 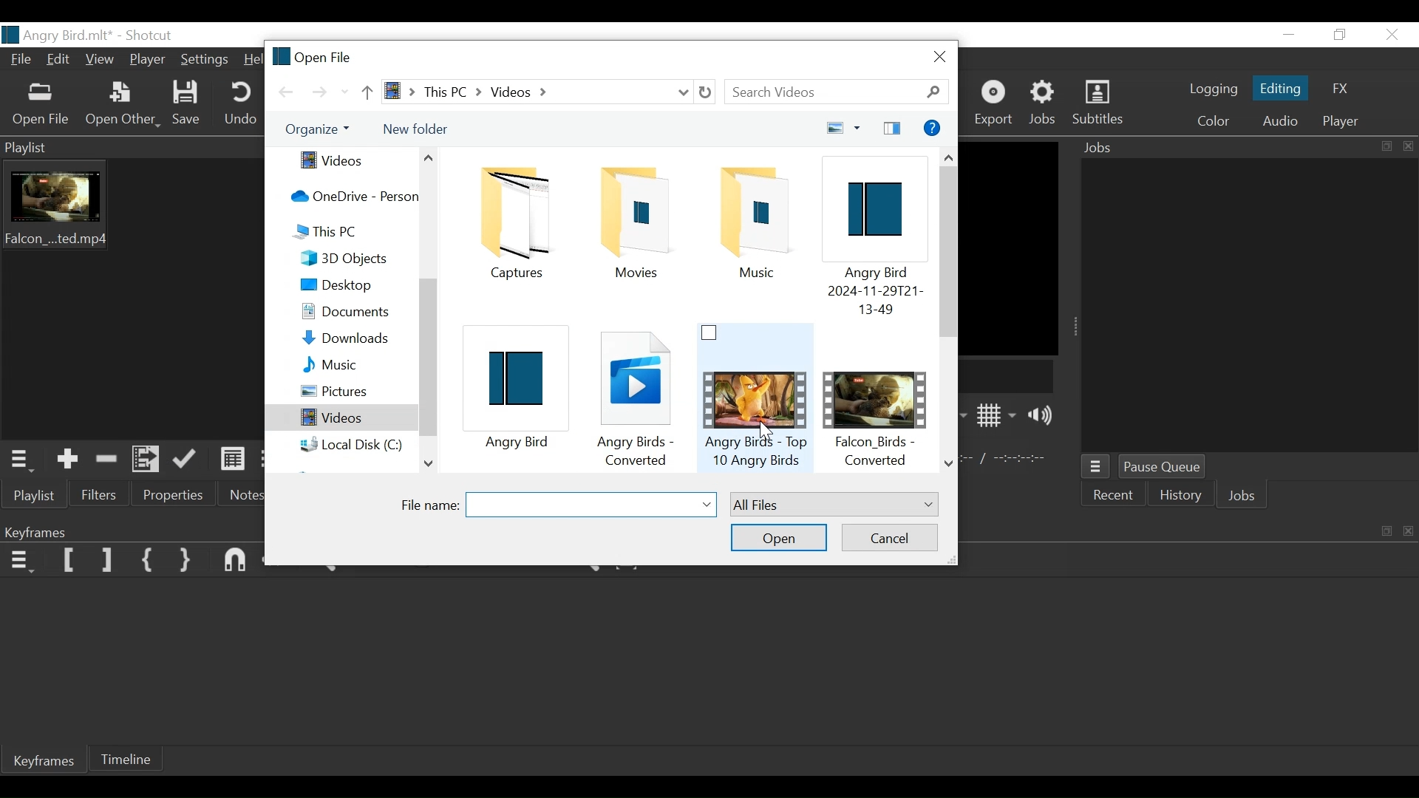 What do you see at coordinates (149, 559) in the screenshot?
I see `Set First Simple keyframe` at bounding box center [149, 559].